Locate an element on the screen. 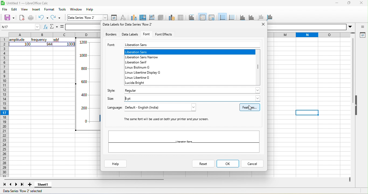 The image size is (368, 194). data series row 2 is located at coordinates (83, 17).